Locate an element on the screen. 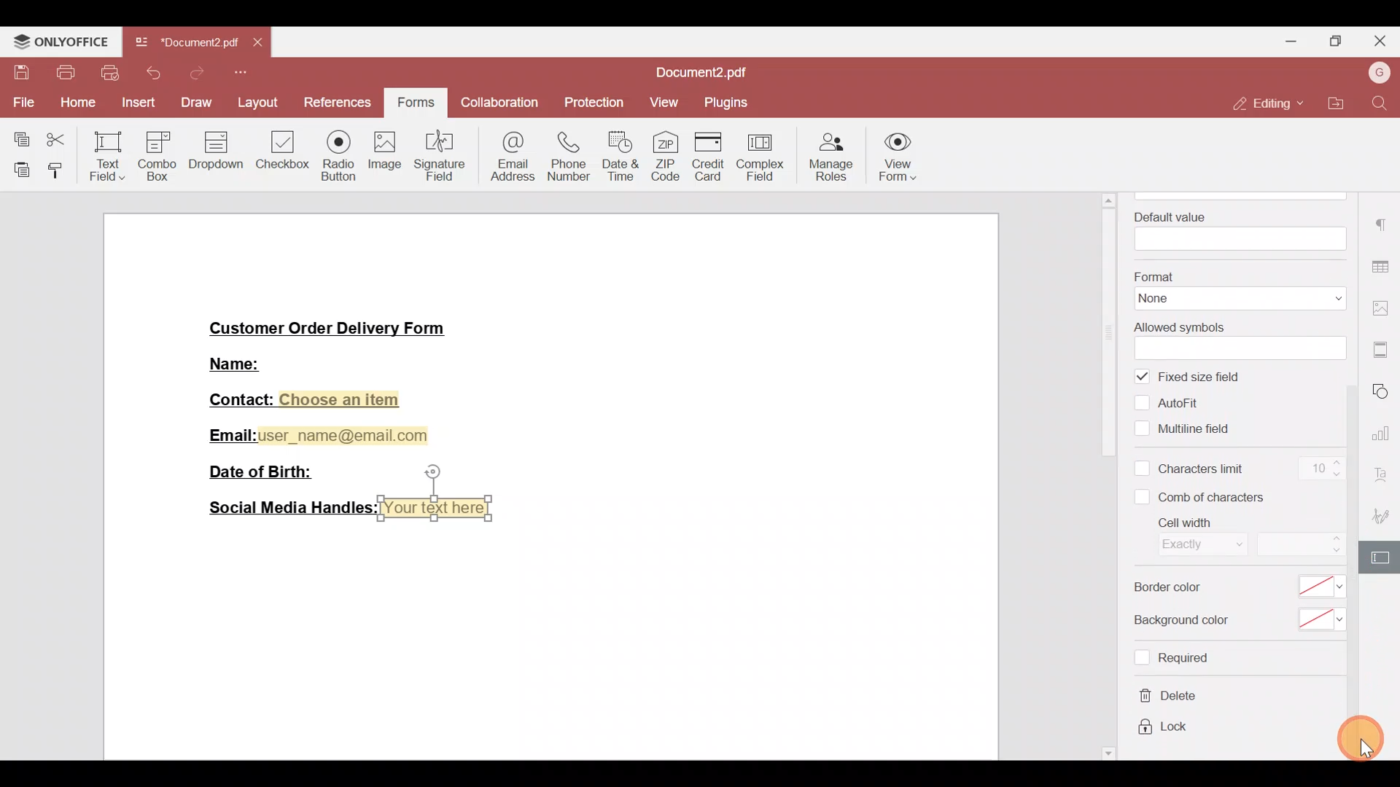 The height and width of the screenshot is (787, 1400). Lock is located at coordinates (1164, 729).